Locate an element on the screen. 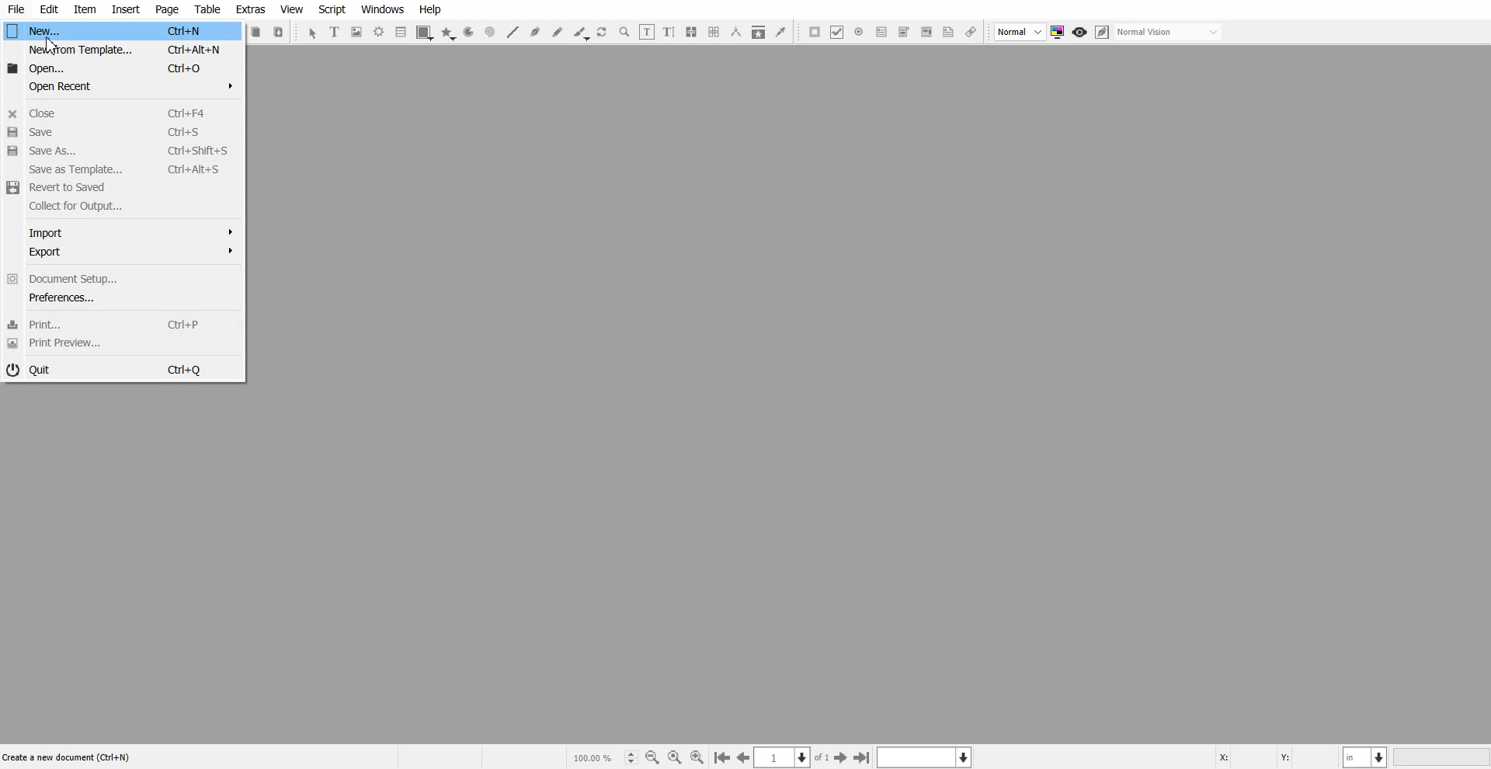 Image resolution: width=1491 pixels, height=769 pixels. Toggle color  is located at coordinates (1059, 33).